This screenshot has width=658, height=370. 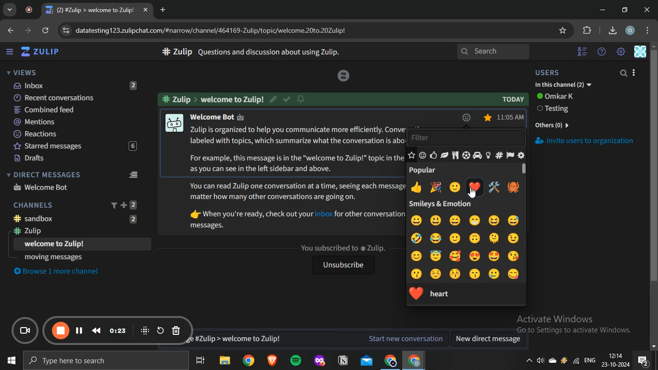 What do you see at coordinates (512, 187) in the screenshot?
I see `octopus` at bounding box center [512, 187].